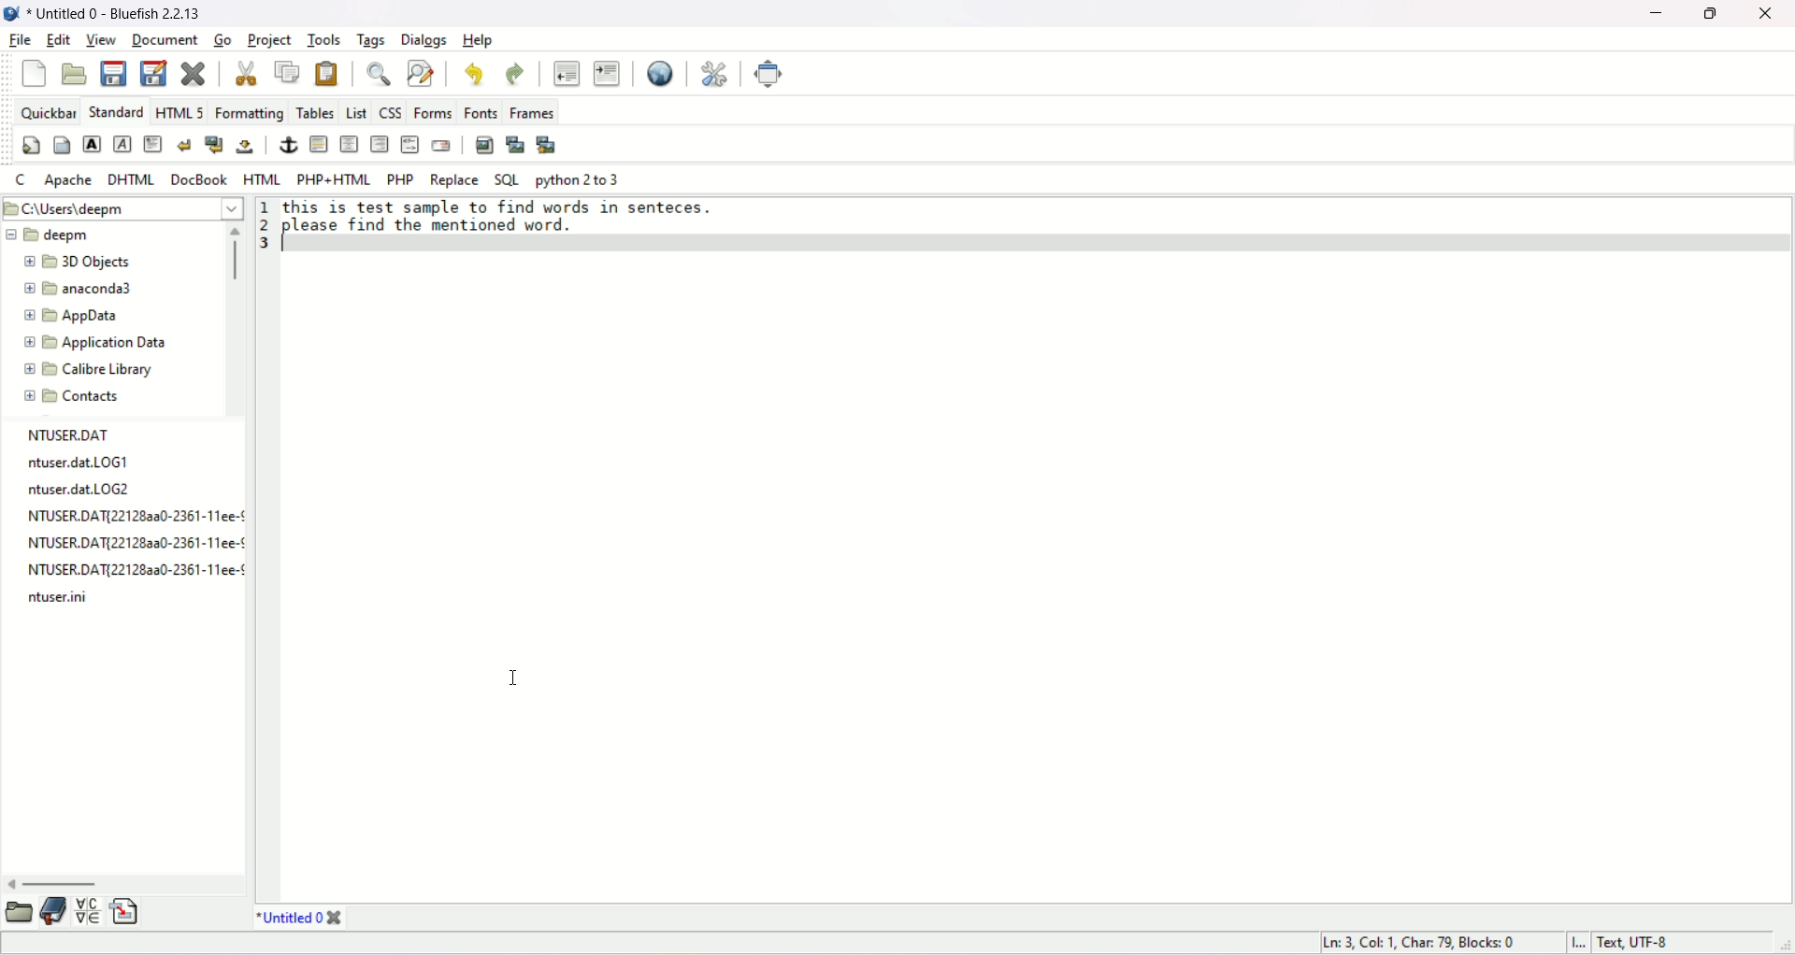 The height and width of the screenshot is (955, 1795). I want to click on forms, so click(434, 108).